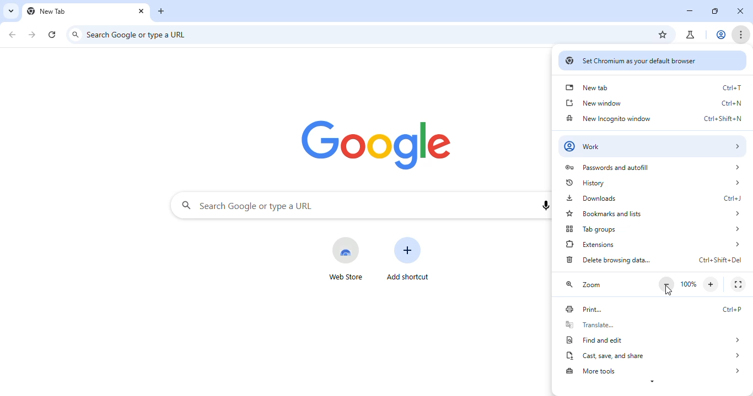 This screenshot has height=396, width=753. I want to click on add shortcut, so click(408, 258).